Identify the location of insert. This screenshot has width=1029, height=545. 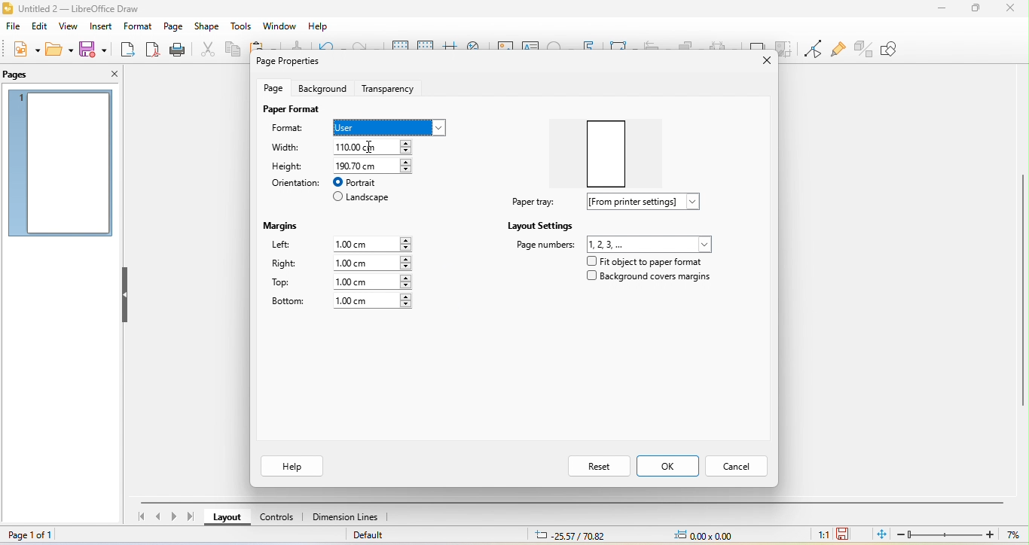
(99, 27).